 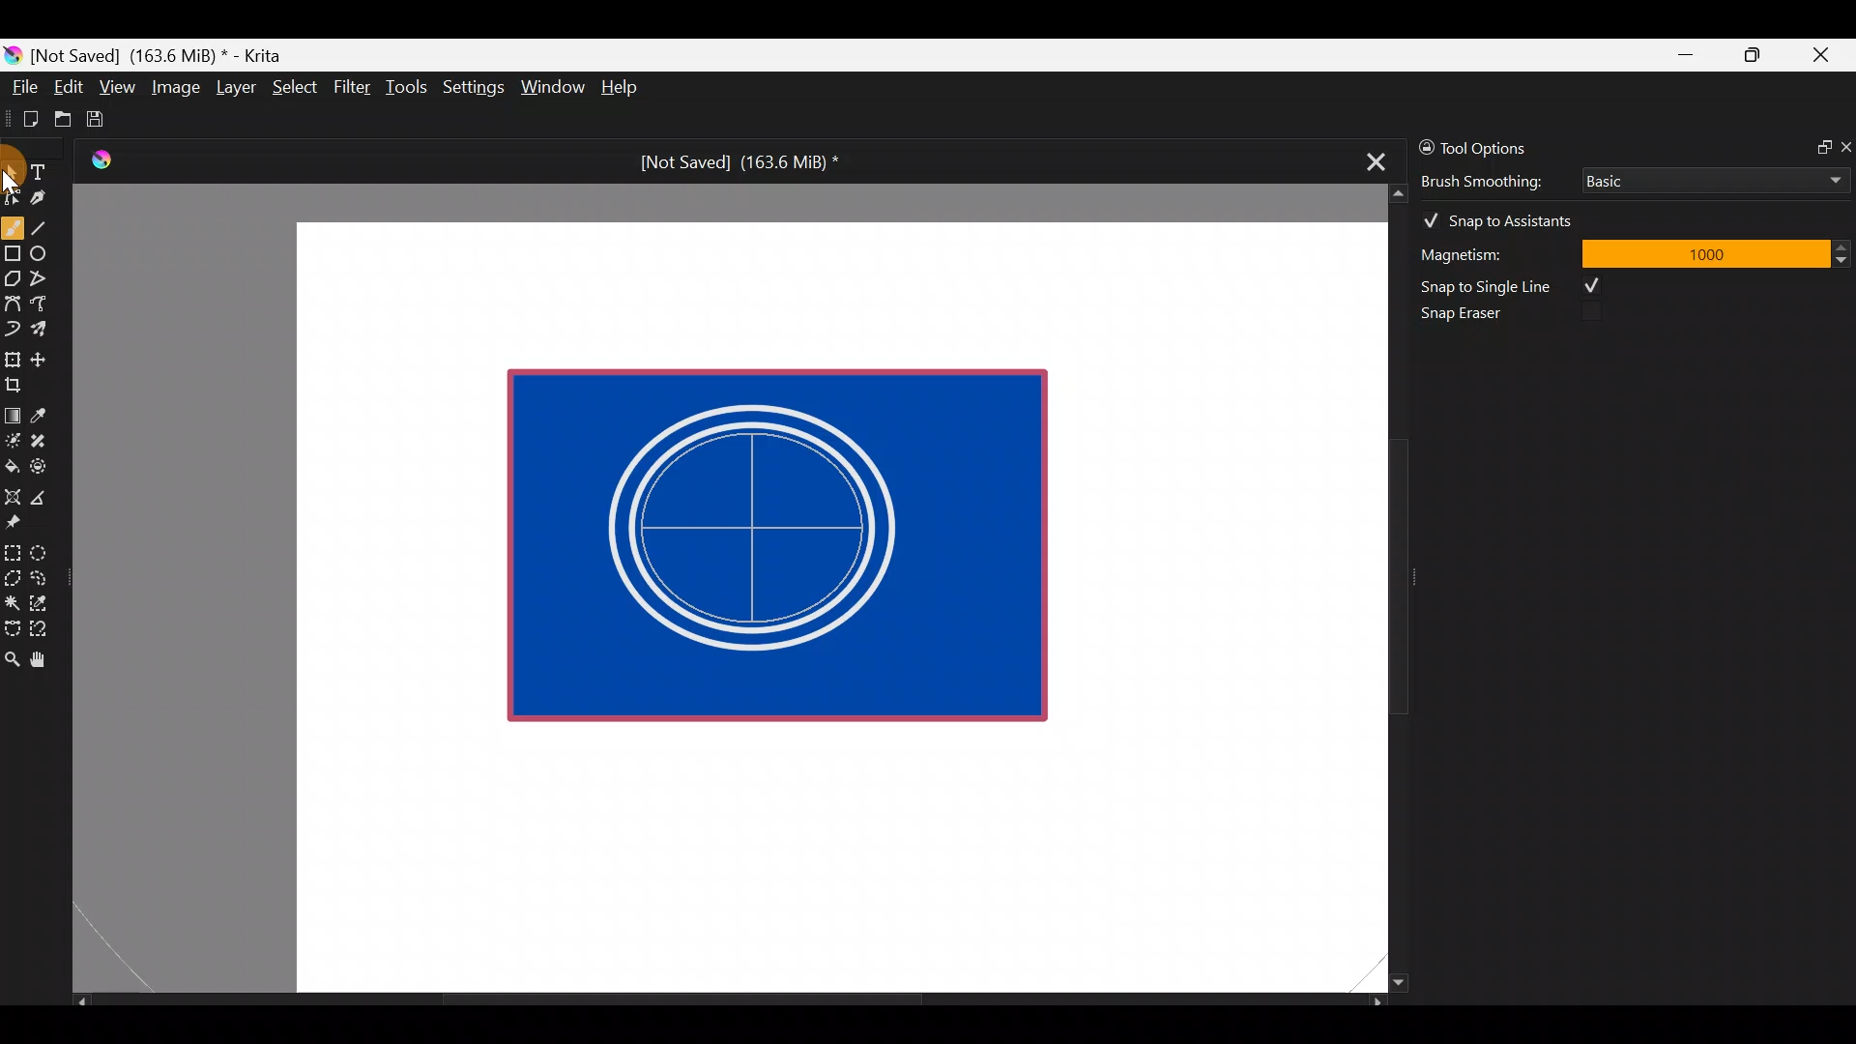 What do you see at coordinates (729, 1001) in the screenshot?
I see `Scroll bar` at bounding box center [729, 1001].